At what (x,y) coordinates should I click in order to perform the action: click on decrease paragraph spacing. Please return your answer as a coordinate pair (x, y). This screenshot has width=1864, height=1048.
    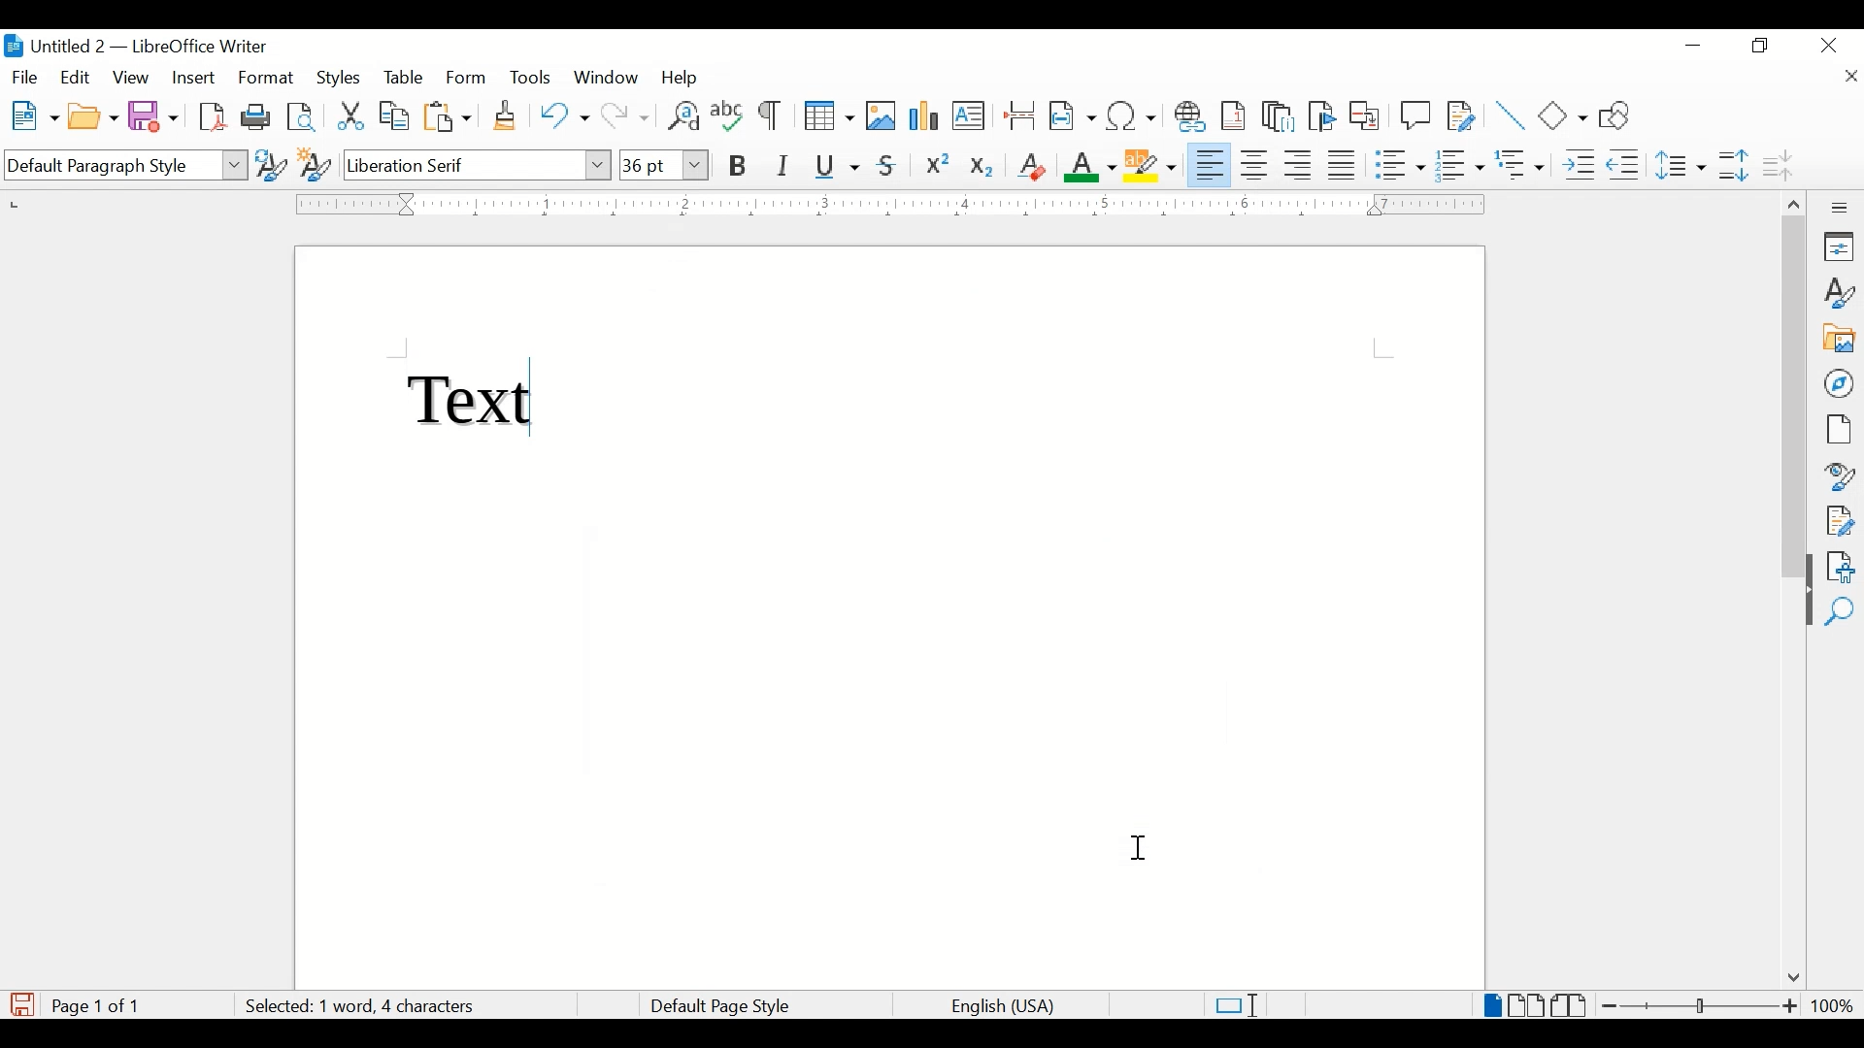
    Looking at the image, I should click on (1777, 164).